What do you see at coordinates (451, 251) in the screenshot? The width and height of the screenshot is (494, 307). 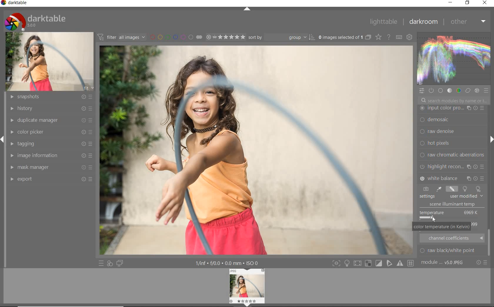 I see `ROW BLACK/WHITE POINT` at bounding box center [451, 251].